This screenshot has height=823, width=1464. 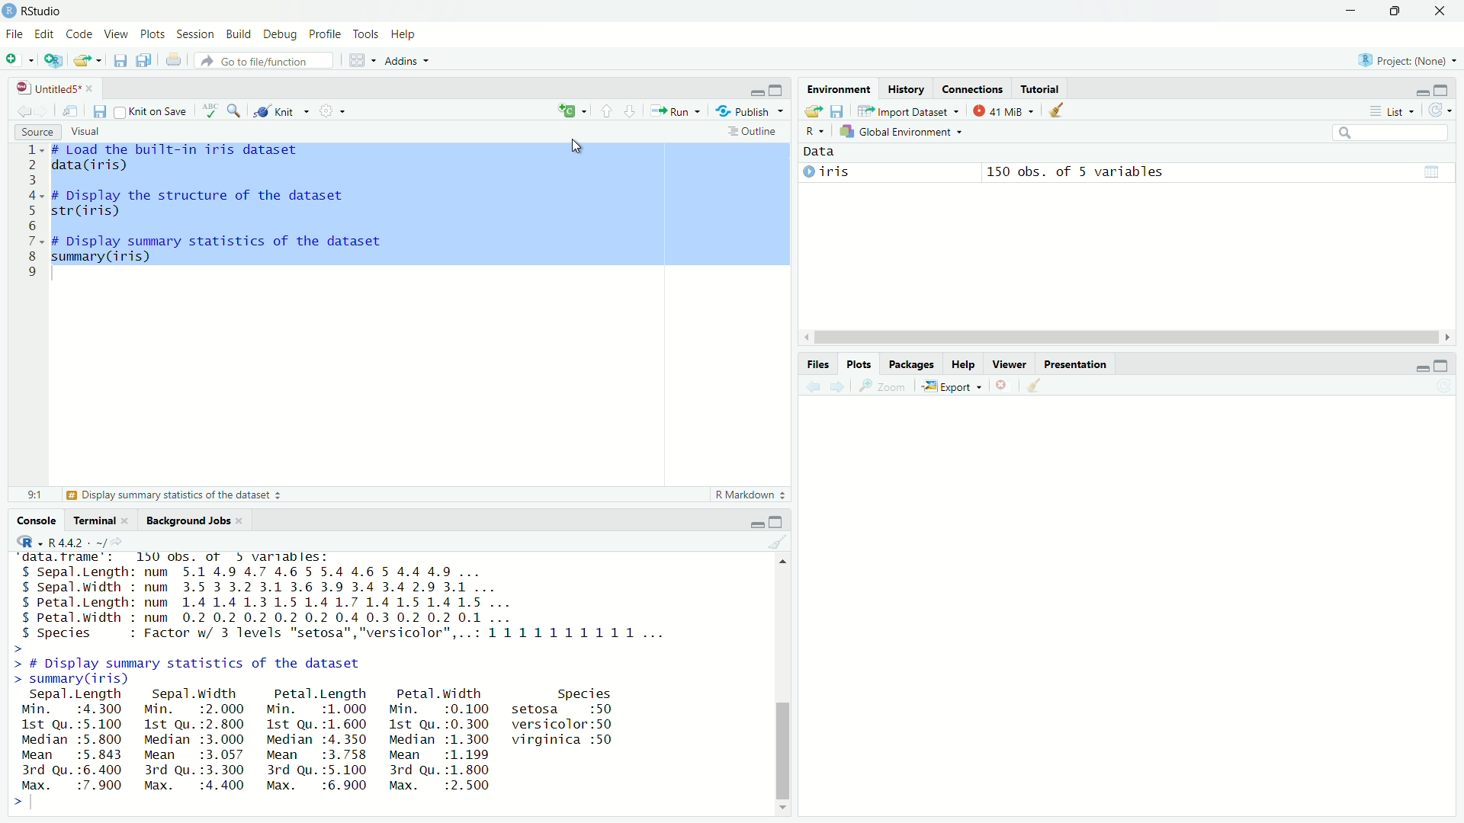 I want to click on Hide, so click(x=755, y=92).